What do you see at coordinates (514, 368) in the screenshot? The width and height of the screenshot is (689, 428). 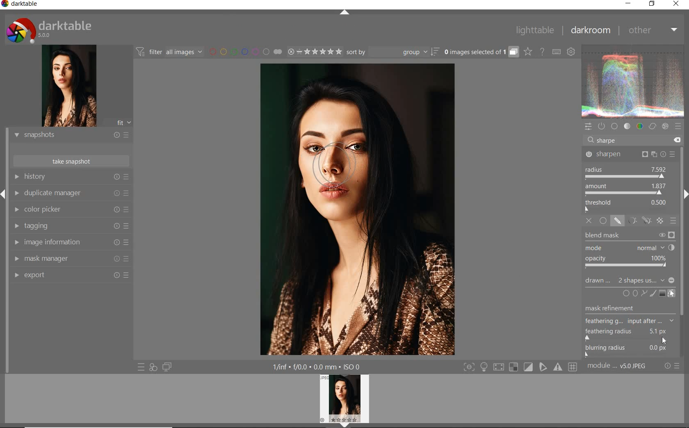 I see `sign ` at bounding box center [514, 368].